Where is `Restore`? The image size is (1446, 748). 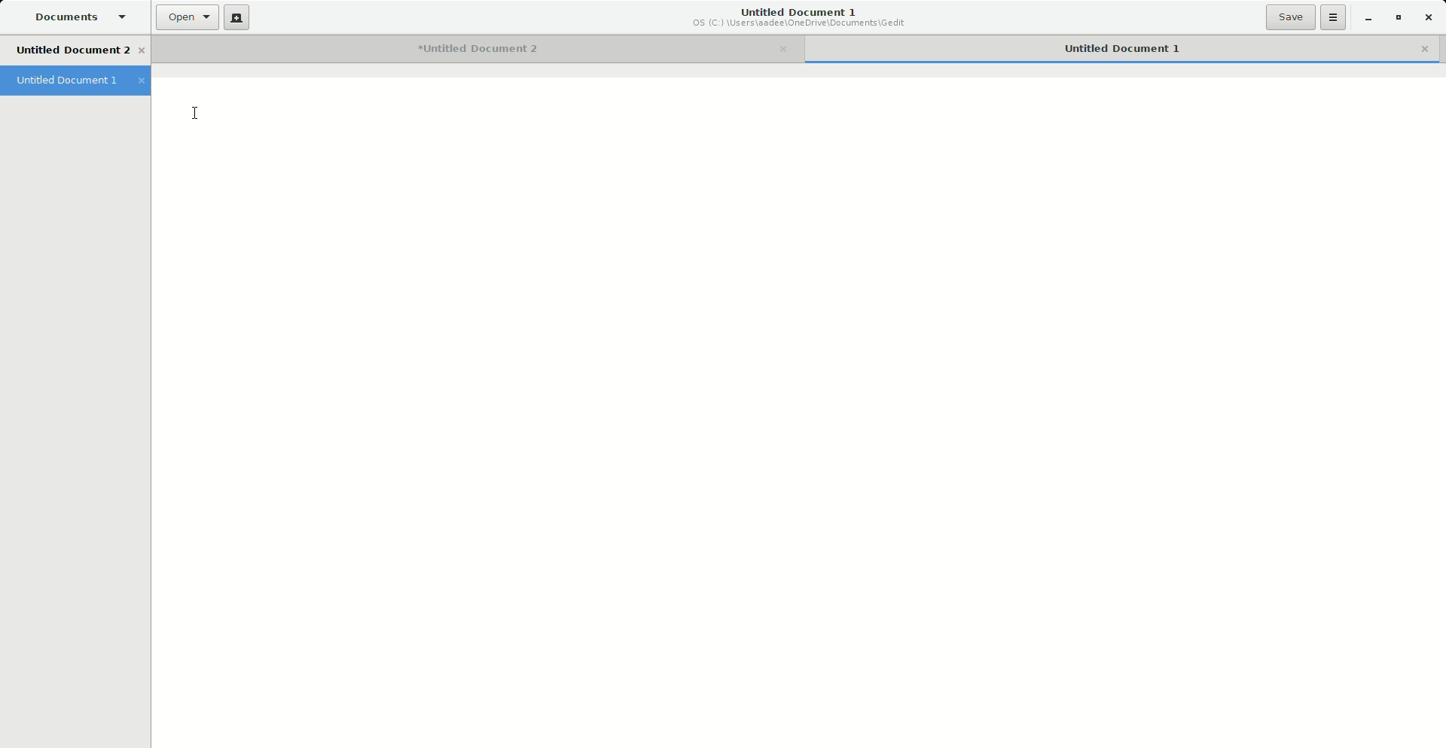 Restore is located at coordinates (1396, 17).